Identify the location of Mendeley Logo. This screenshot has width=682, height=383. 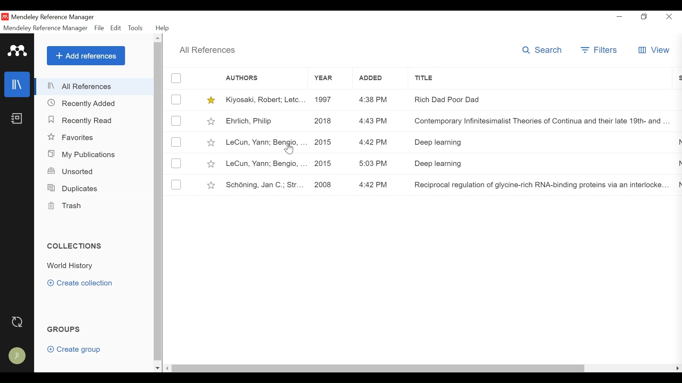
(17, 52).